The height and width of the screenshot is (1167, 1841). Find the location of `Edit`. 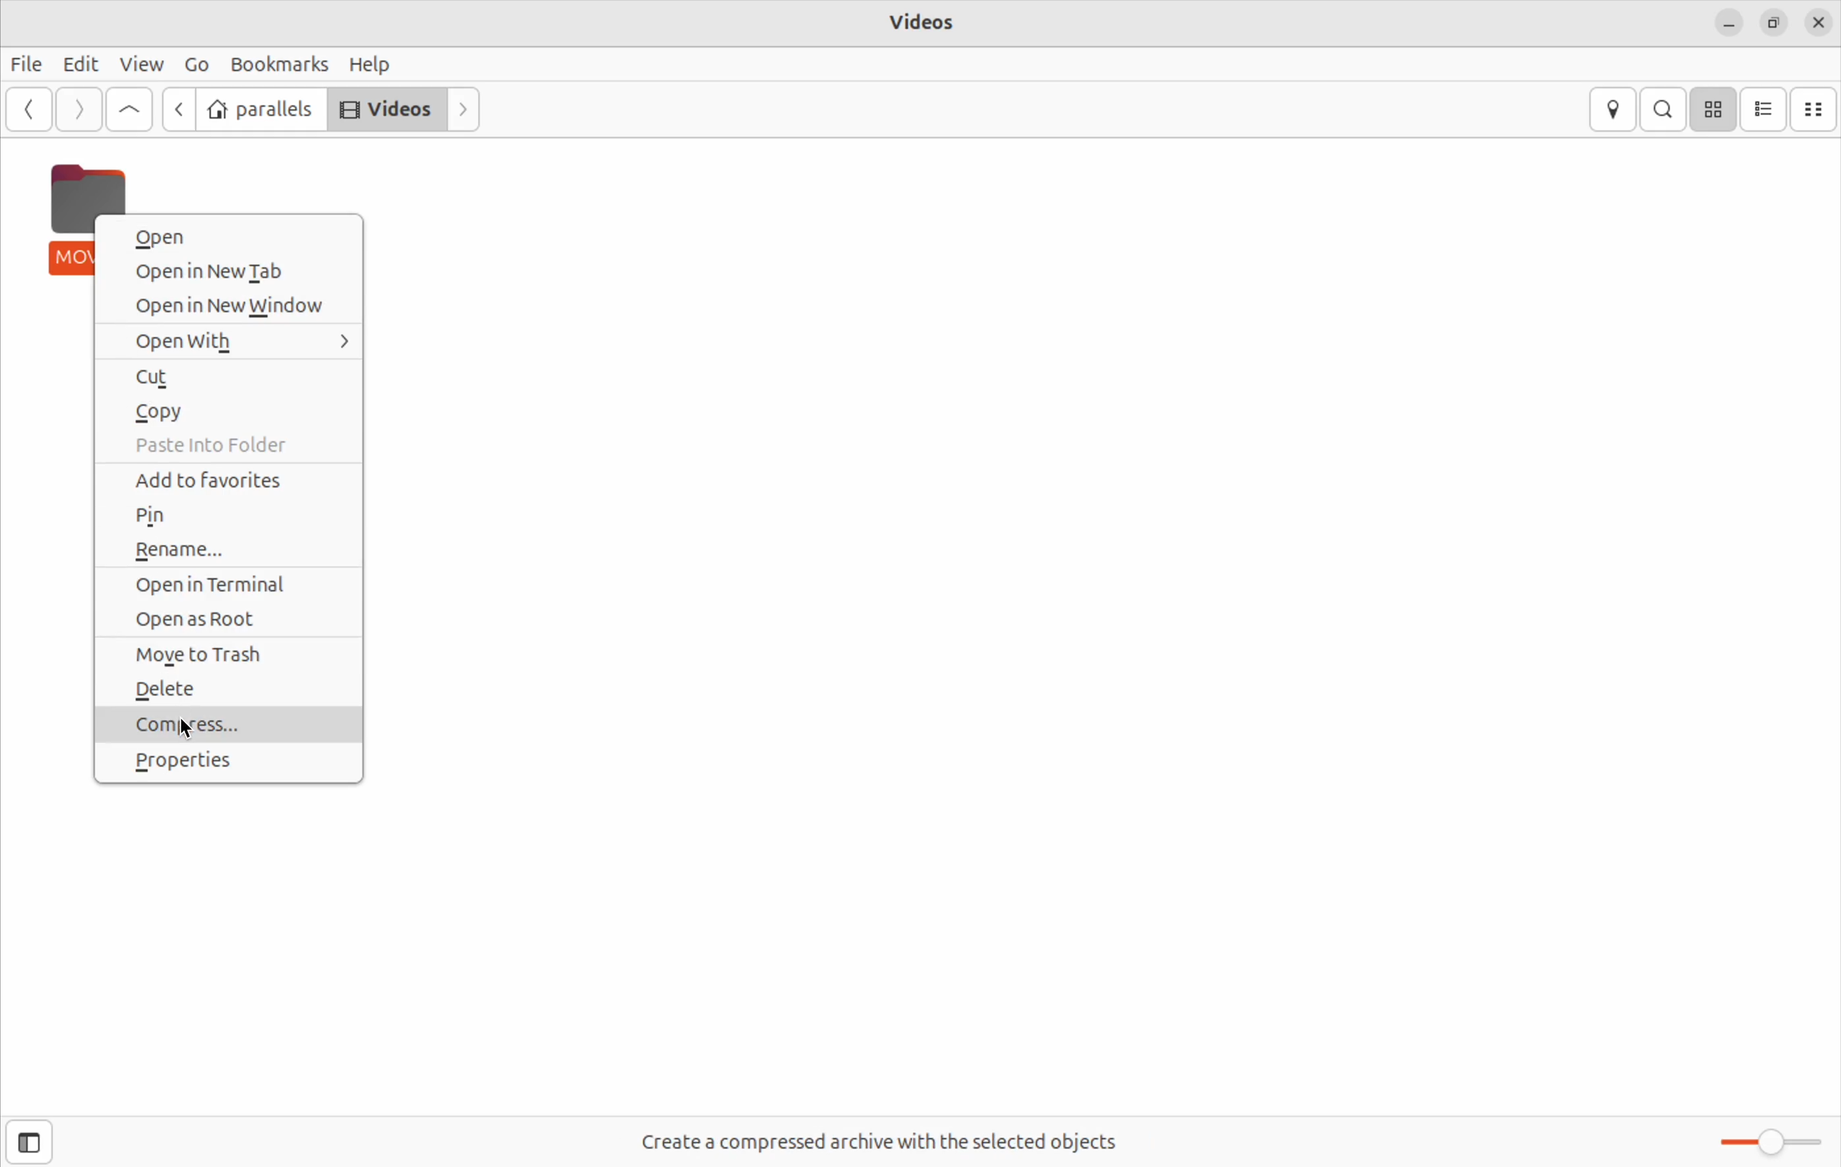

Edit is located at coordinates (76, 63).